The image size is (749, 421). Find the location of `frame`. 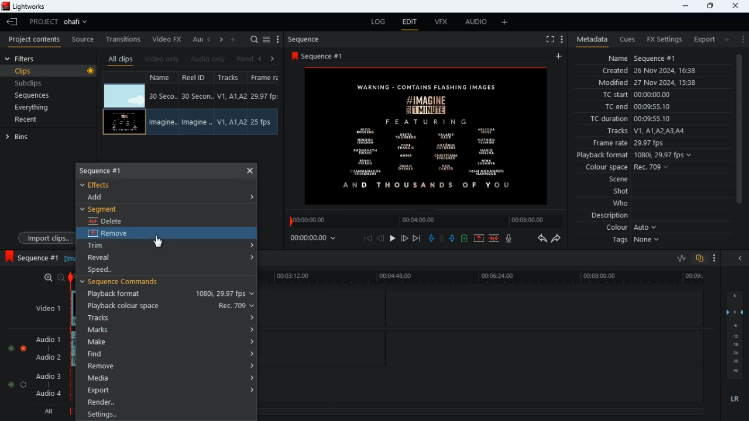

frame is located at coordinates (266, 105).